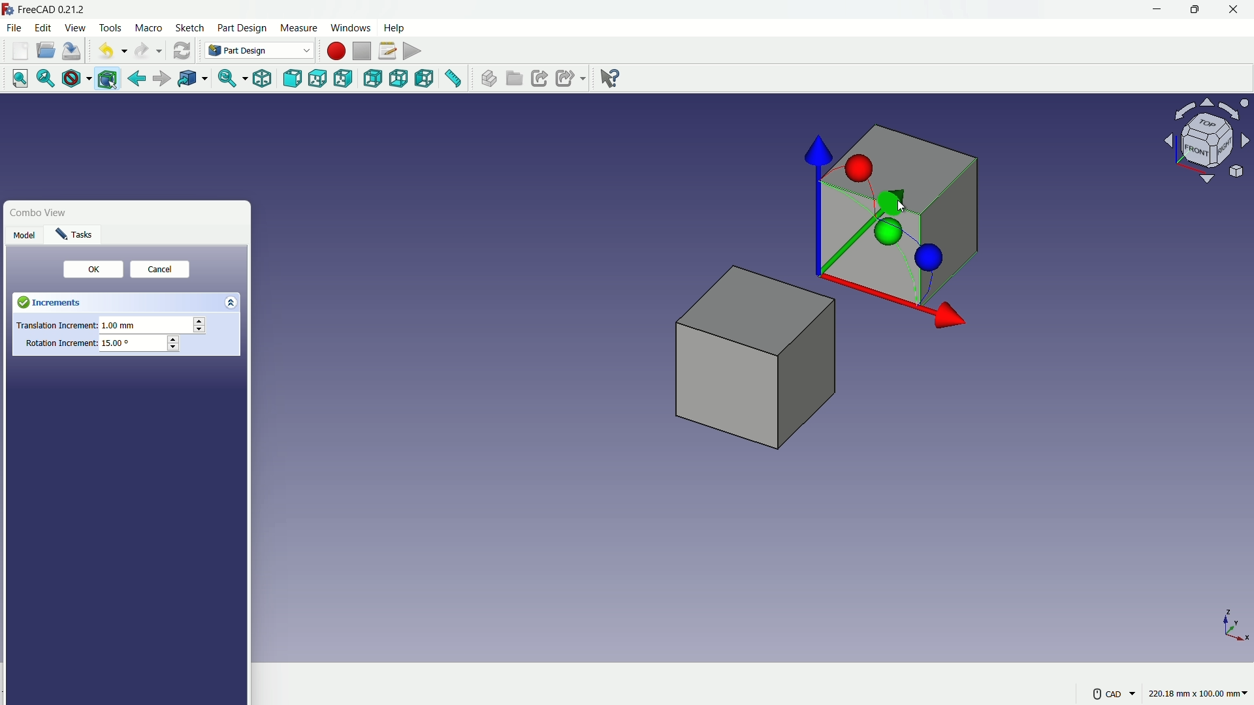 The width and height of the screenshot is (1254, 705). Describe the element at coordinates (25, 236) in the screenshot. I see `Model` at that location.